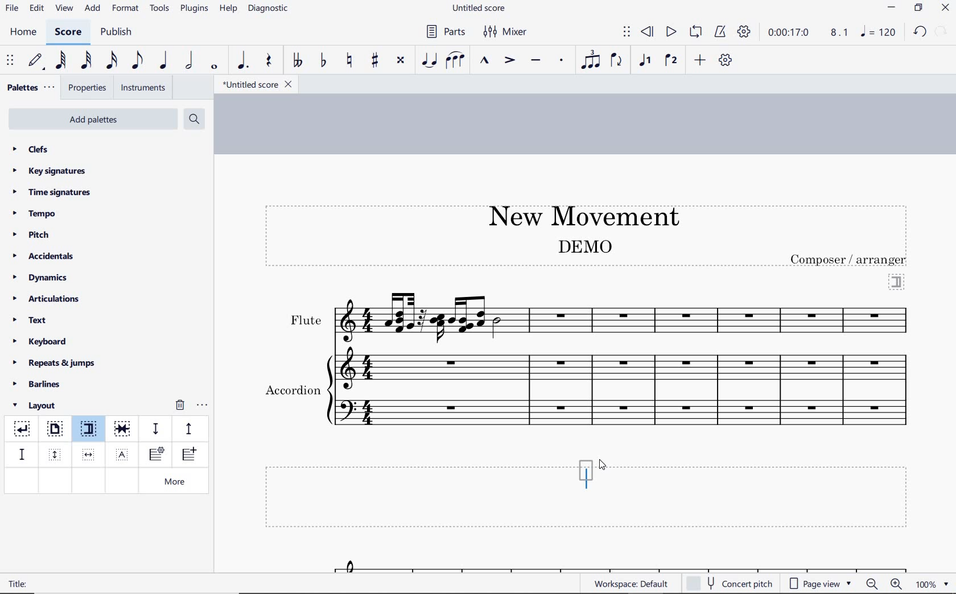  What do you see at coordinates (509, 60) in the screenshot?
I see `accent` at bounding box center [509, 60].